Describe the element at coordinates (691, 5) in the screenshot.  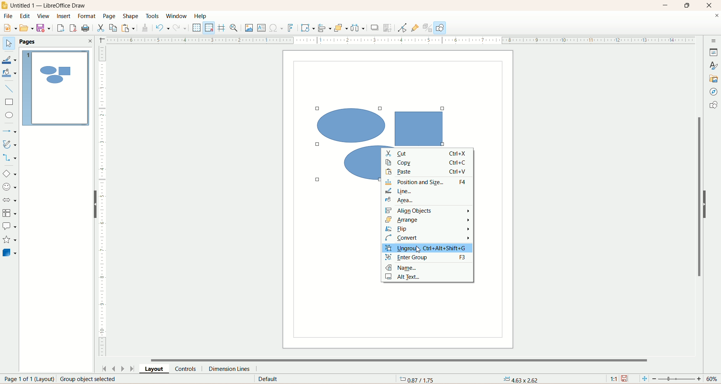
I see `maximize` at that location.